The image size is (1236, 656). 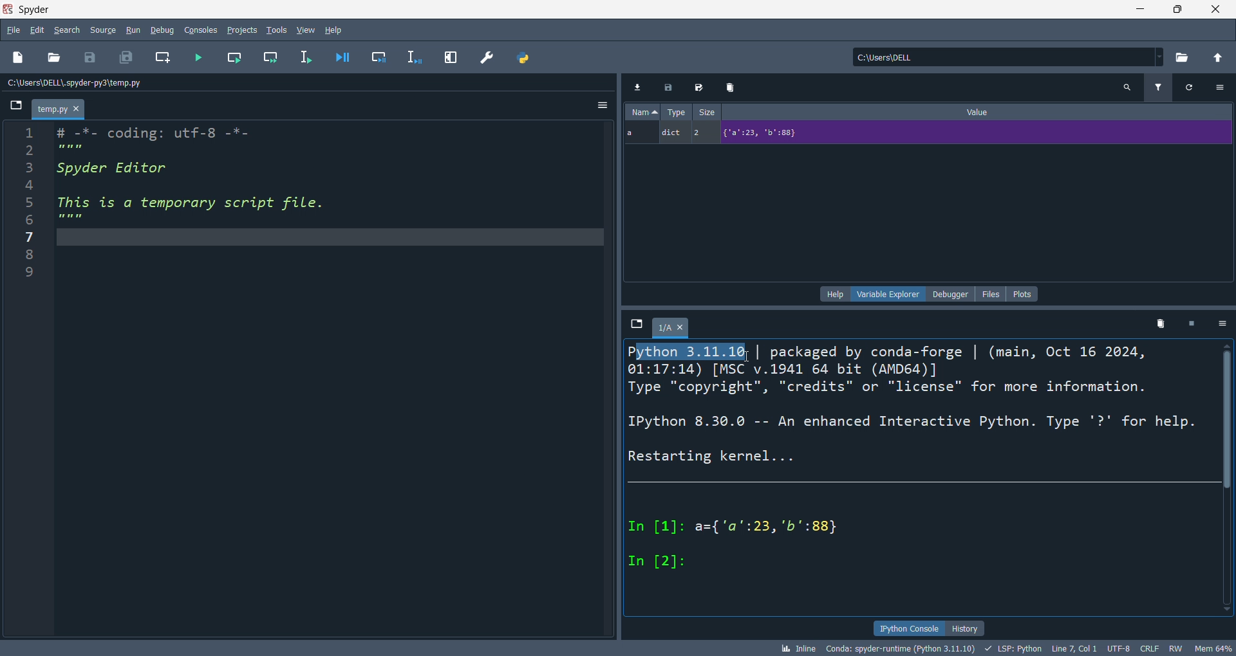 I want to click on close kernel, so click(x=1195, y=323).